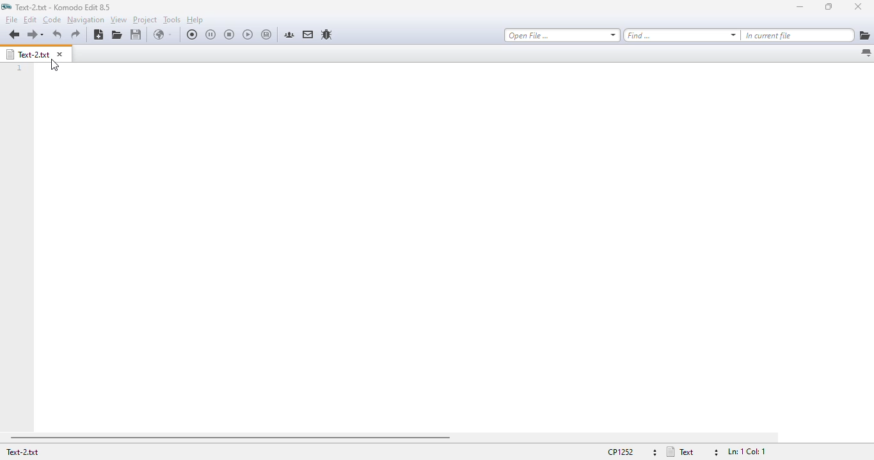  What do you see at coordinates (229, 34) in the screenshot?
I see `stop recording macro` at bounding box center [229, 34].